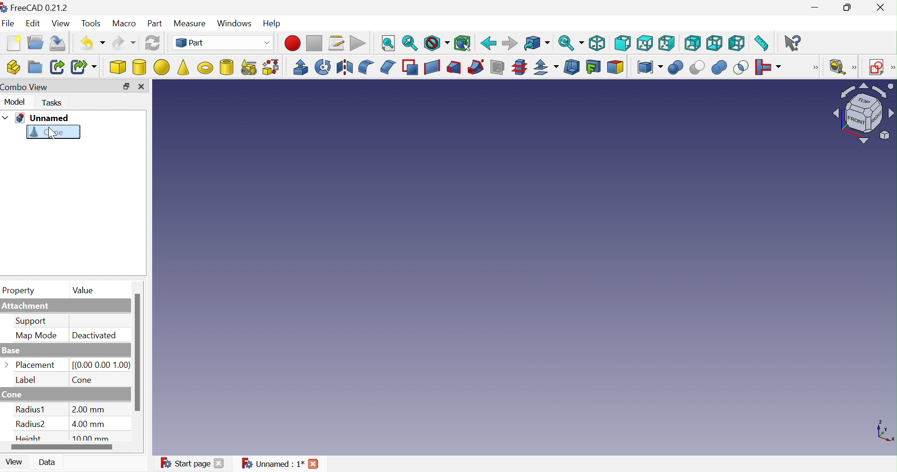  I want to click on Front, so click(623, 44).